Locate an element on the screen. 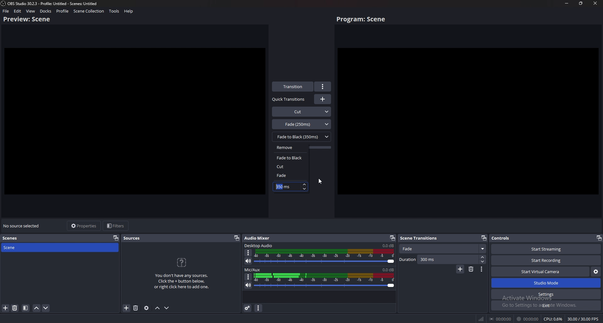  scenes is located at coordinates (12, 238).